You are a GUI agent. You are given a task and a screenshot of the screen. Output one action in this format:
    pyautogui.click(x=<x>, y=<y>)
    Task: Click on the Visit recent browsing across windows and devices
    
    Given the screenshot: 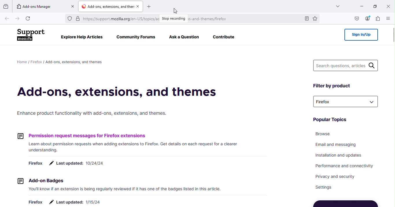 What is the action you would take?
    pyautogui.click(x=7, y=6)
    